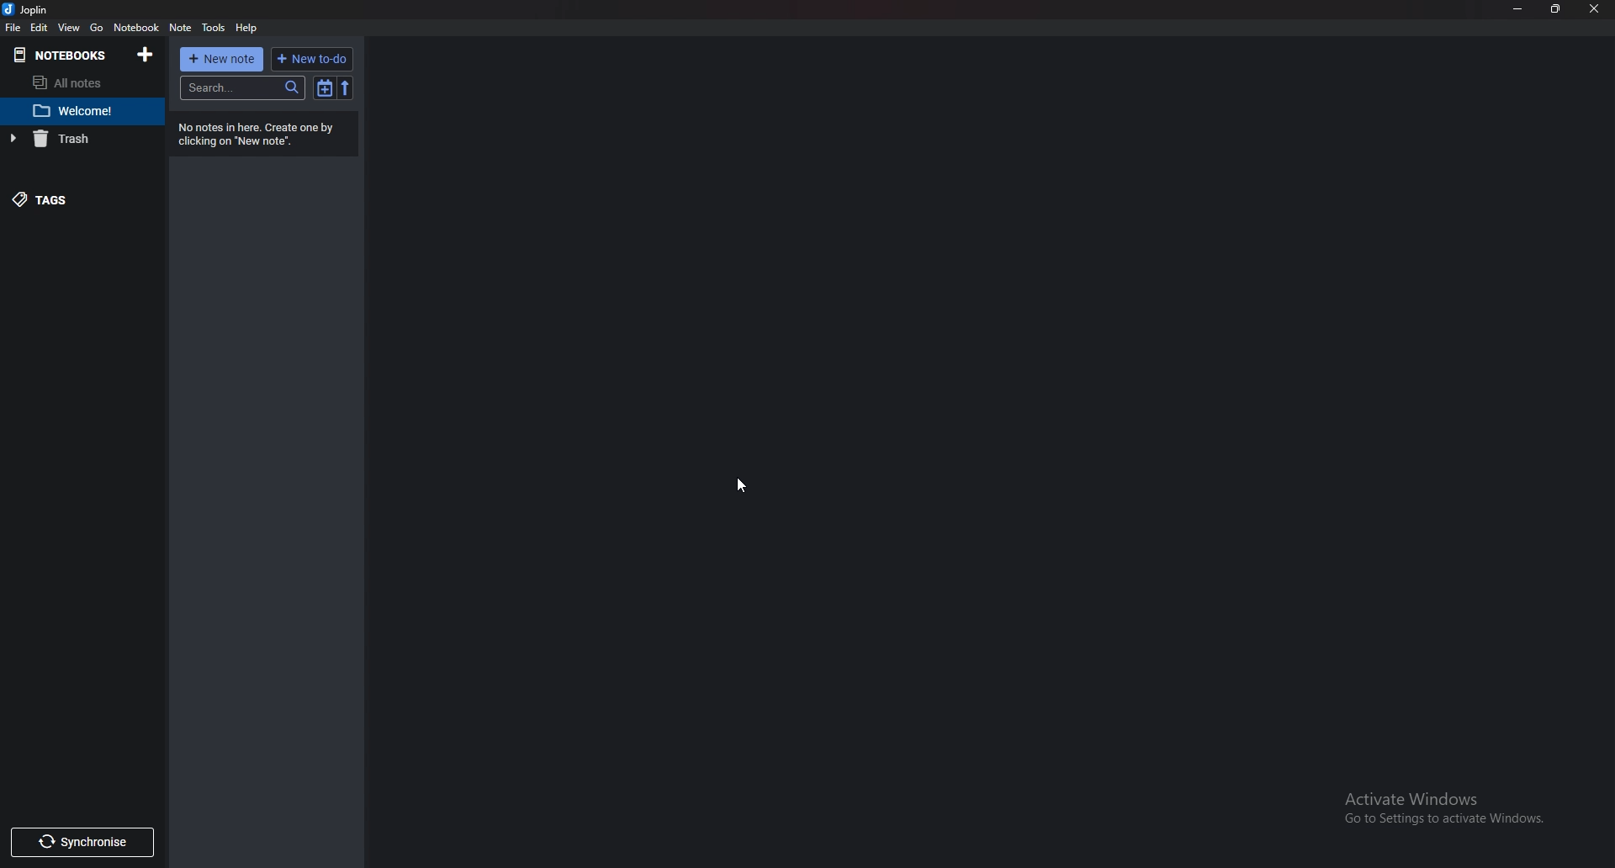  Describe the element at coordinates (1596, 11) in the screenshot. I see `close` at that location.